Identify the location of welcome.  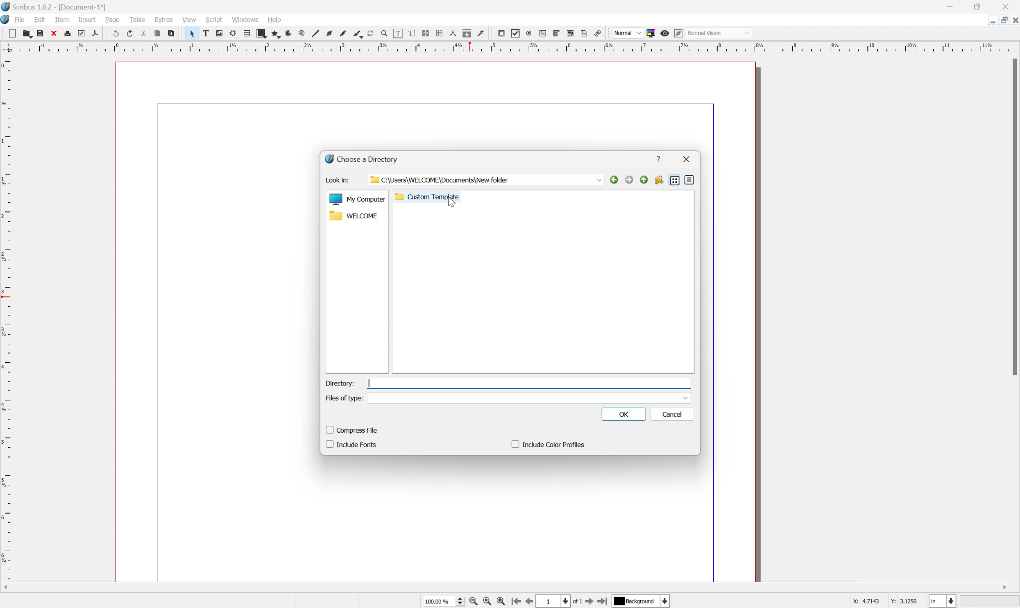
(353, 218).